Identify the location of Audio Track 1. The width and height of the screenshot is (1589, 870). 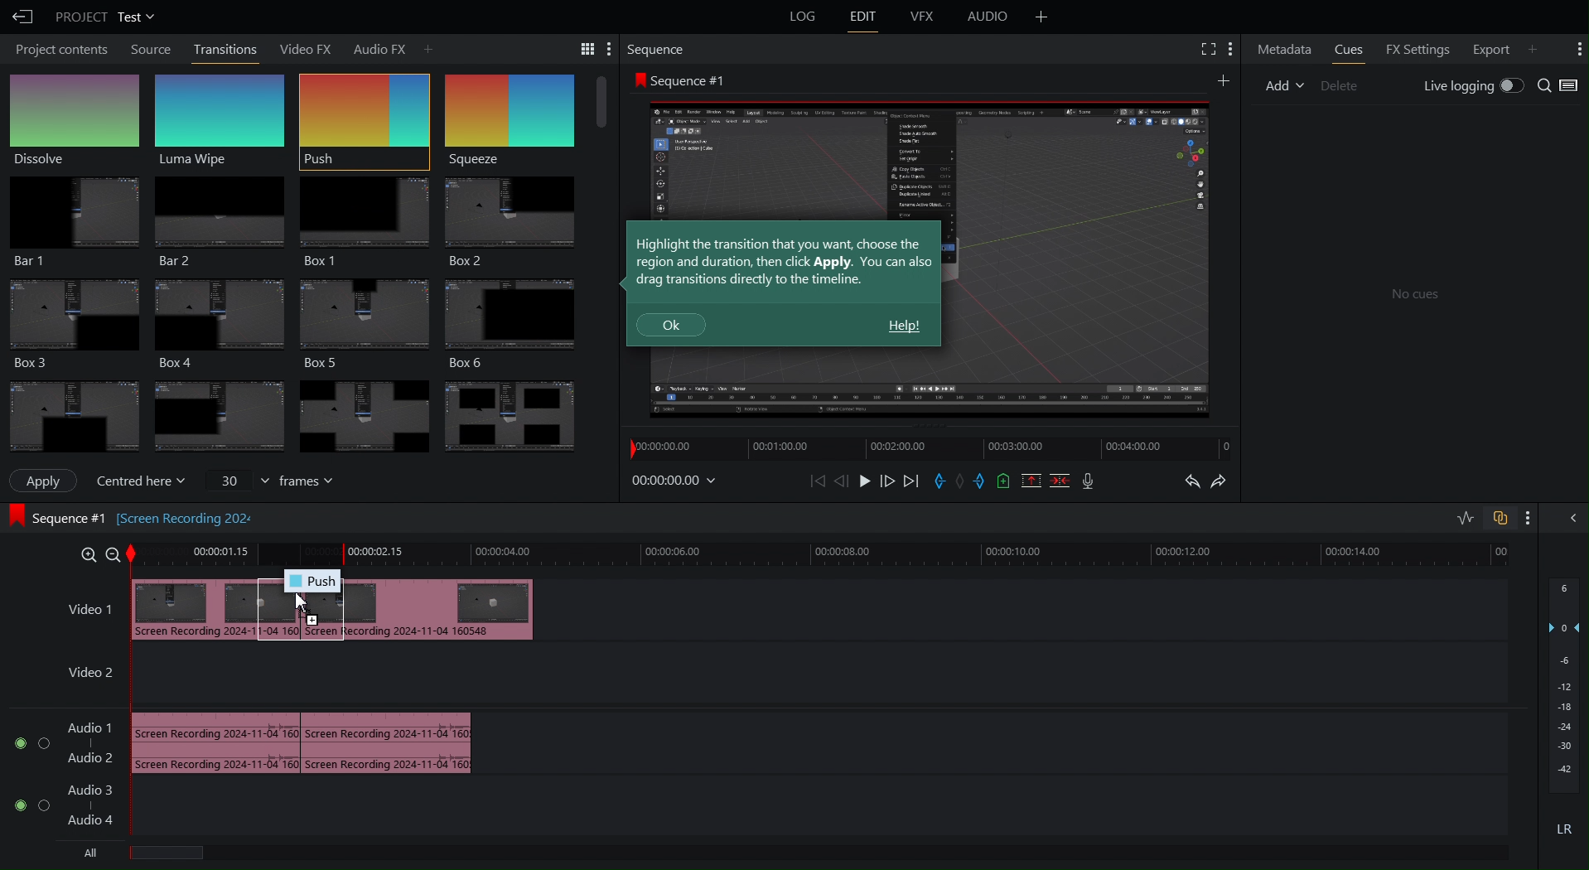
(90, 724).